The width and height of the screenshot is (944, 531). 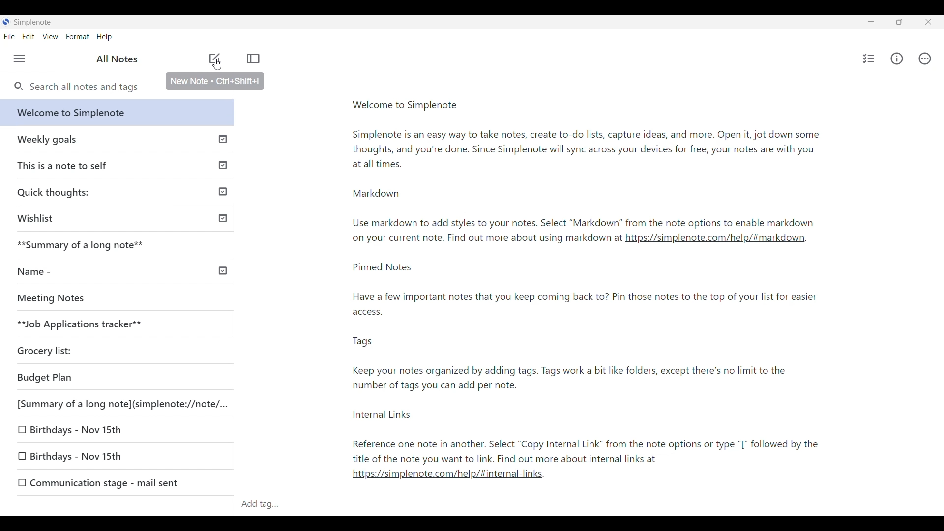 What do you see at coordinates (590, 505) in the screenshot?
I see `Click to type in tags` at bounding box center [590, 505].